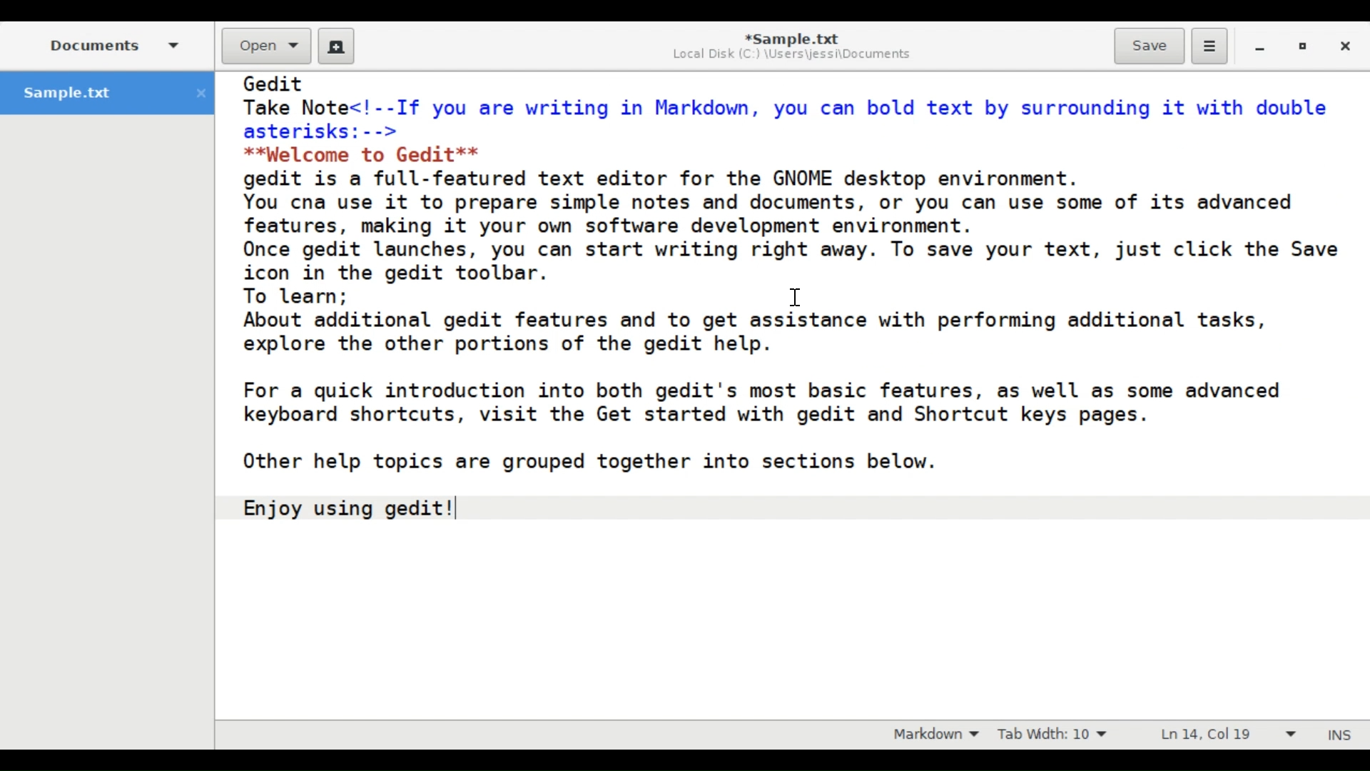  I want to click on Close, so click(1347, 47).